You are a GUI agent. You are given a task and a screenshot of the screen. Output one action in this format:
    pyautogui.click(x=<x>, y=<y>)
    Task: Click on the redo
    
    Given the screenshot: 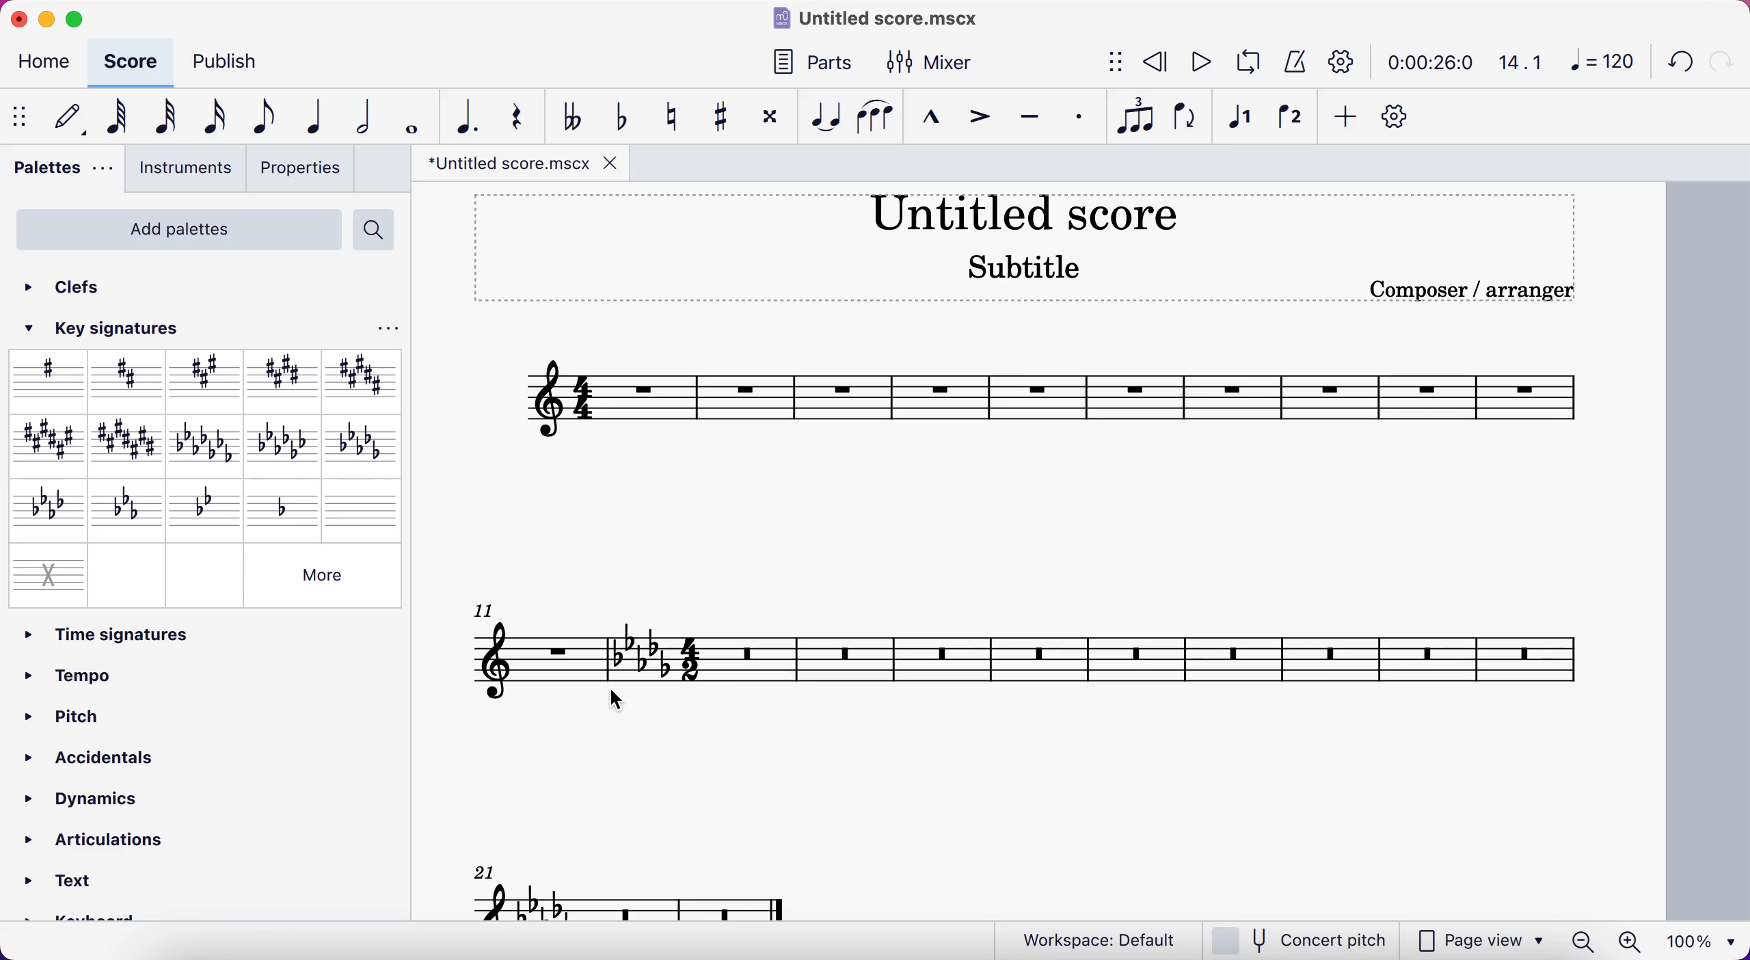 What is the action you would take?
    pyautogui.click(x=1721, y=62)
    